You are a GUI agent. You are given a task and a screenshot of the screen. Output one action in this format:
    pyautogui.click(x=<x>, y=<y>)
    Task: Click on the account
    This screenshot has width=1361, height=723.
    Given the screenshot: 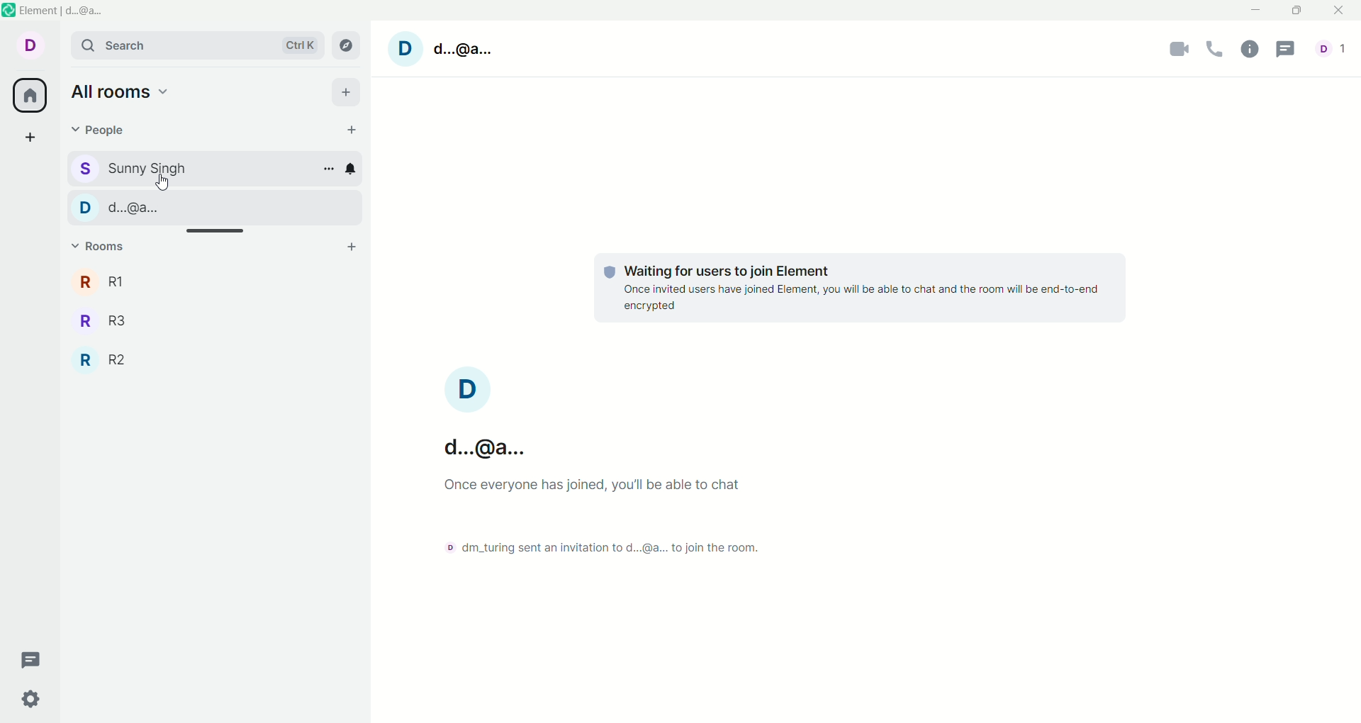 What is the action you would take?
    pyautogui.click(x=466, y=390)
    